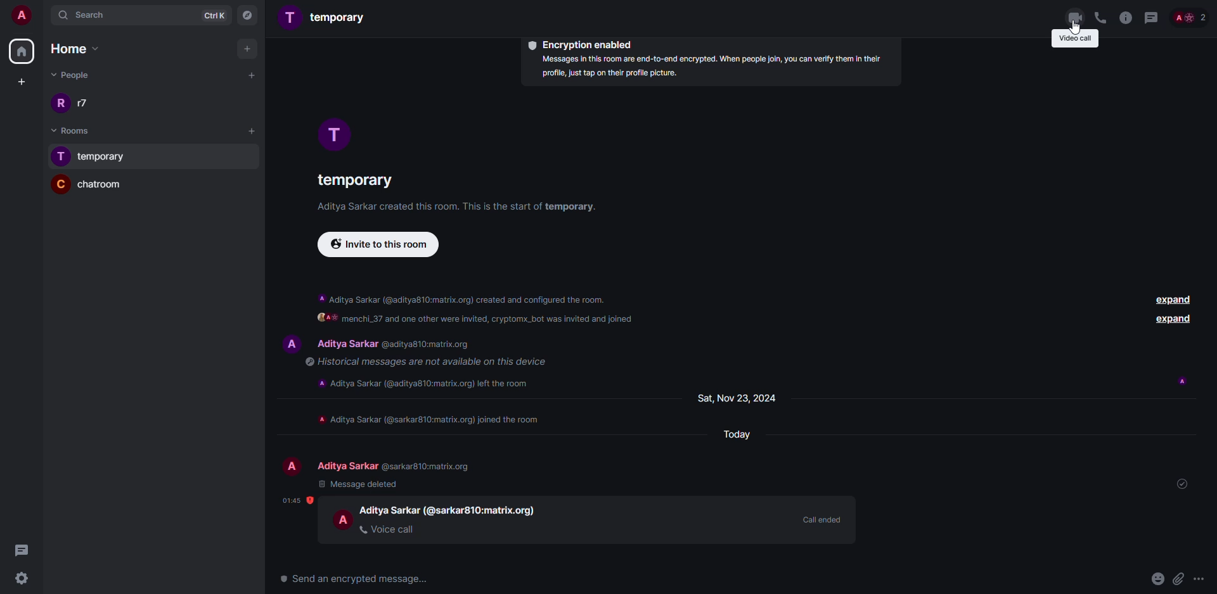 The image size is (1217, 594). Describe the element at coordinates (22, 549) in the screenshot. I see `threads` at that location.